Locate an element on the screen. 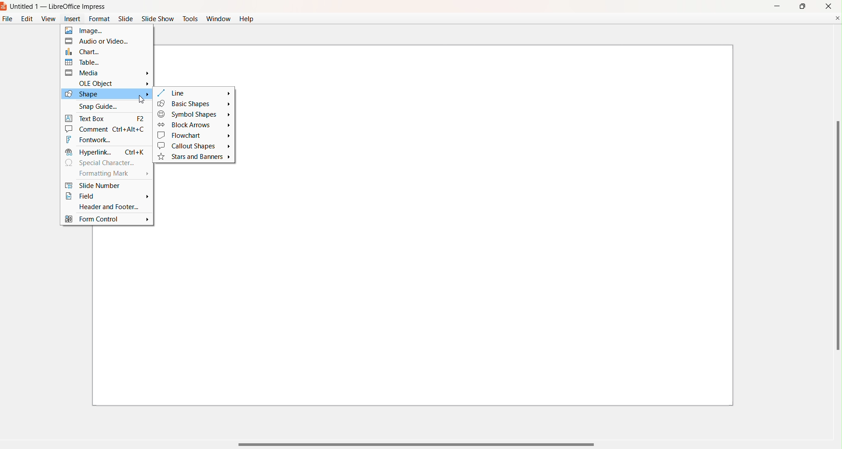  Snap Guide is located at coordinates (102, 106).